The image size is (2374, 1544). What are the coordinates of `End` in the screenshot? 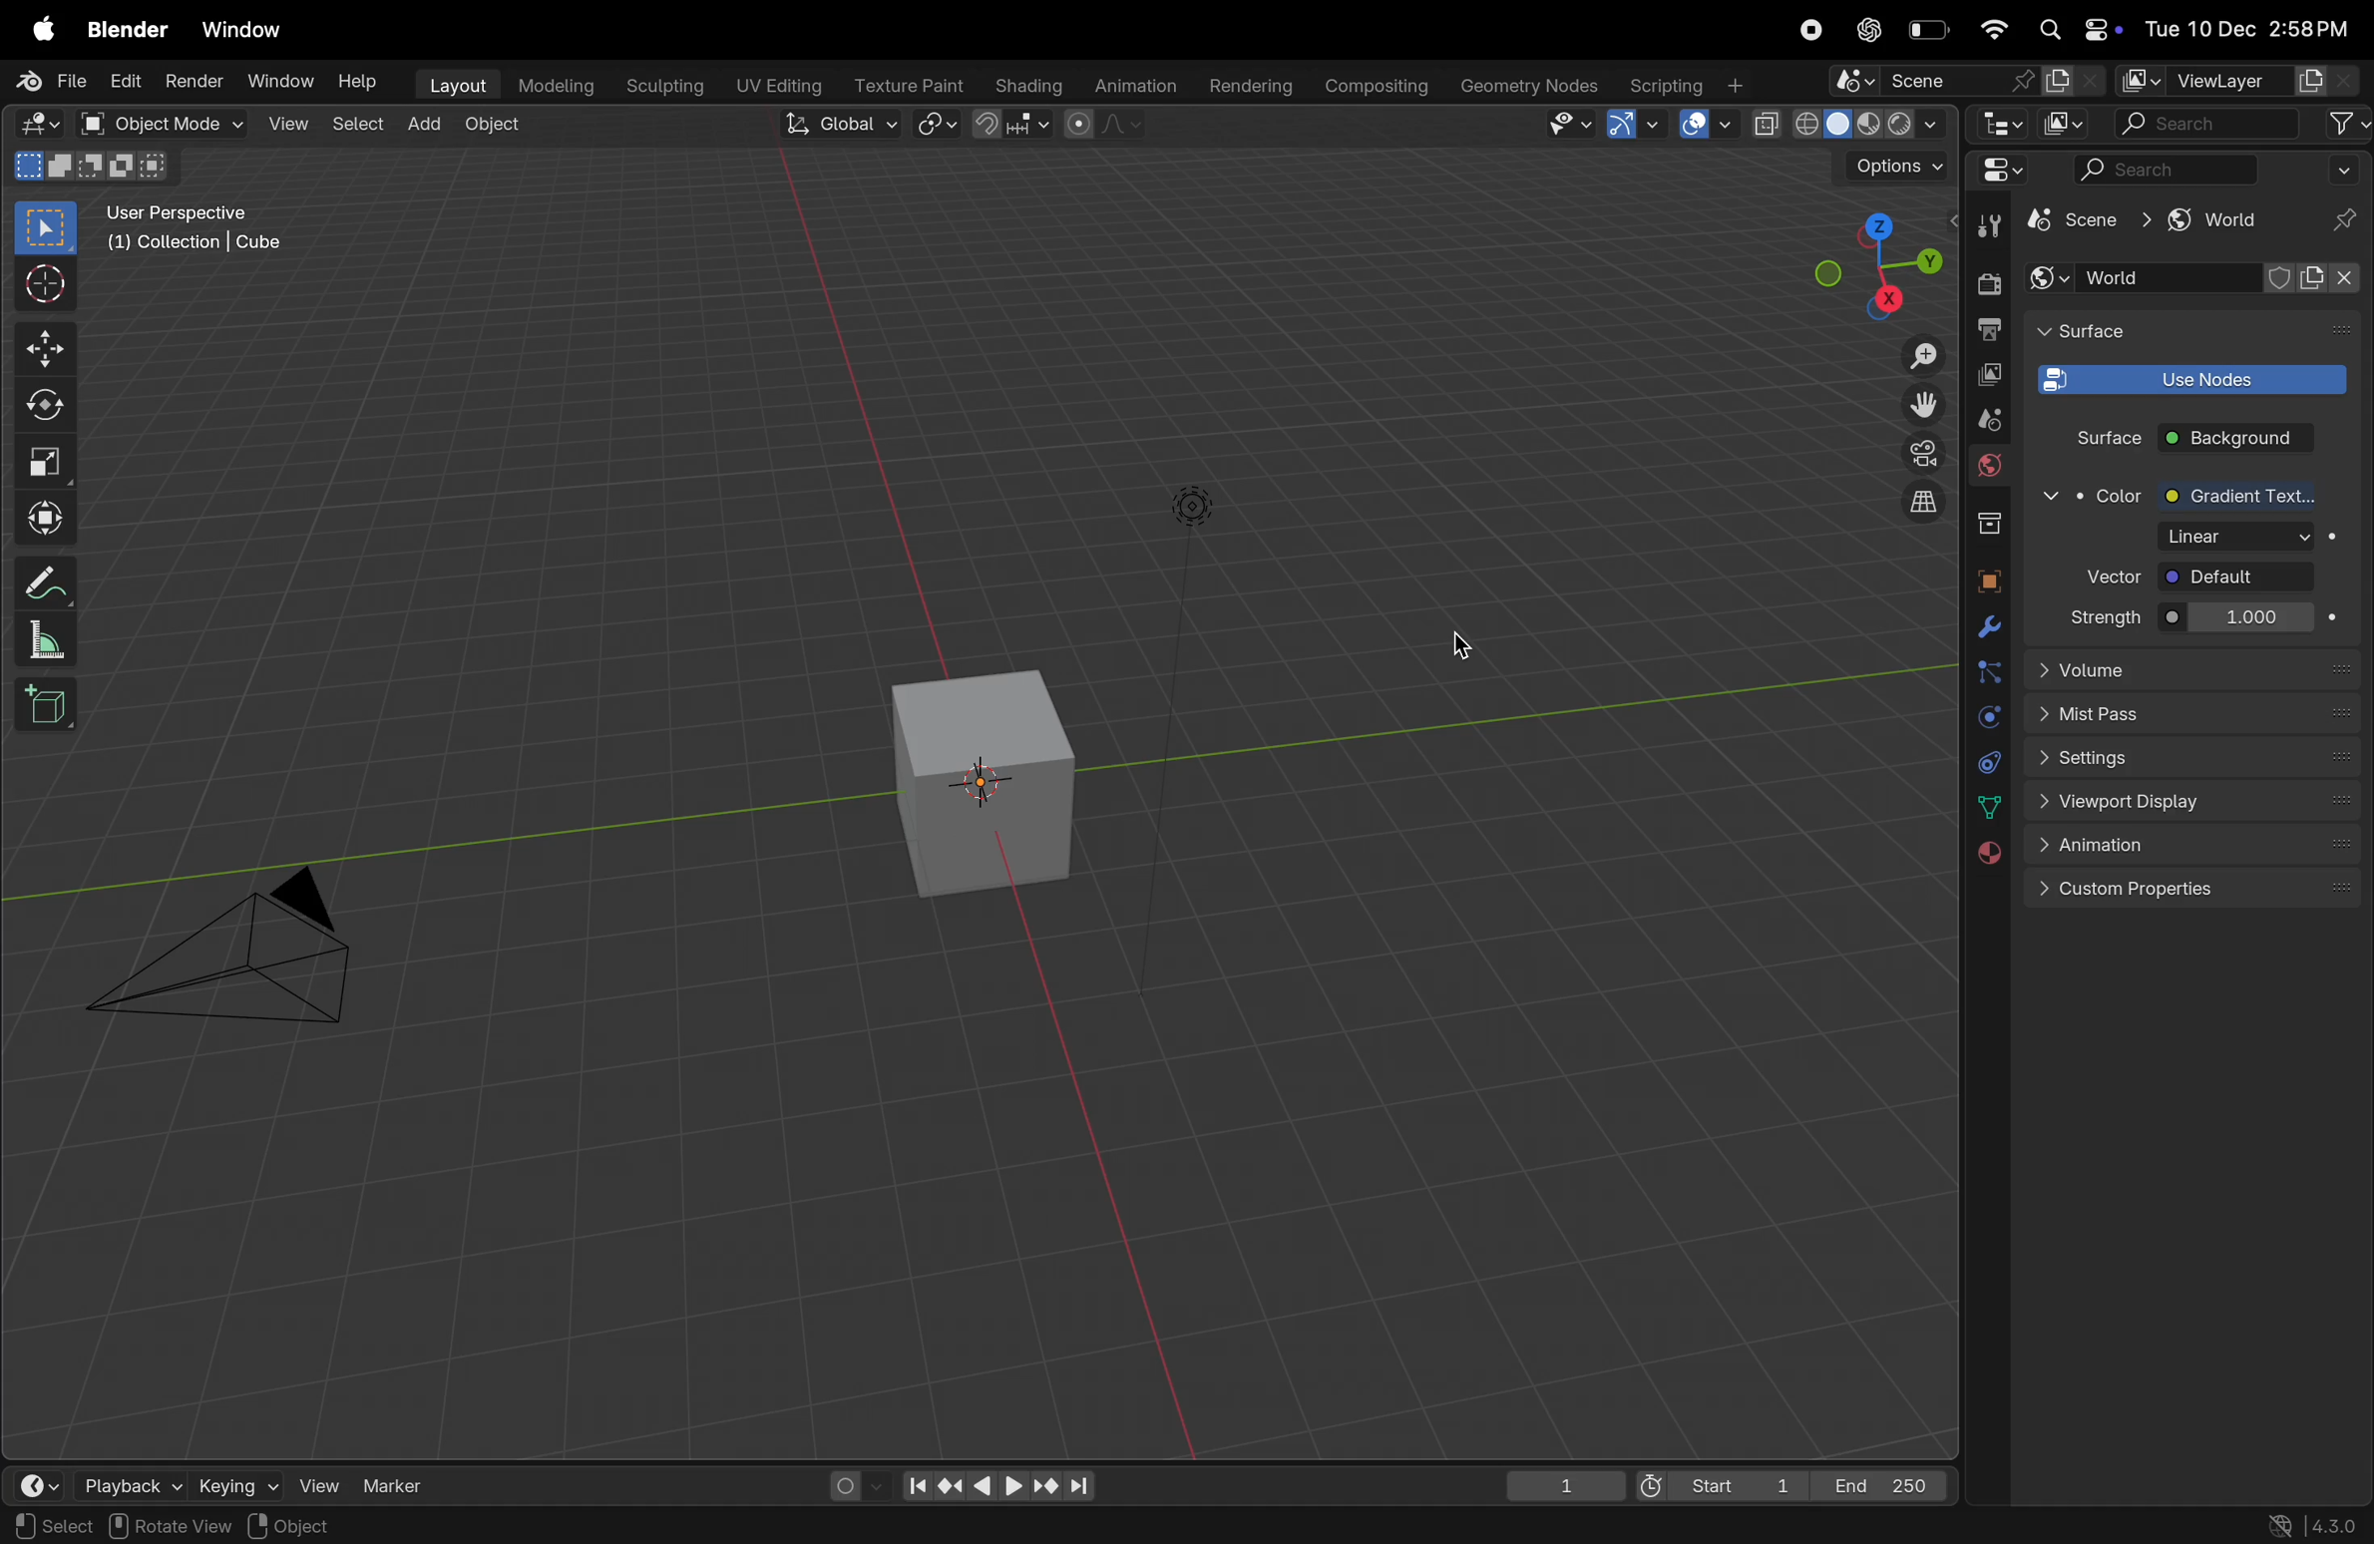 It's located at (1885, 1482).